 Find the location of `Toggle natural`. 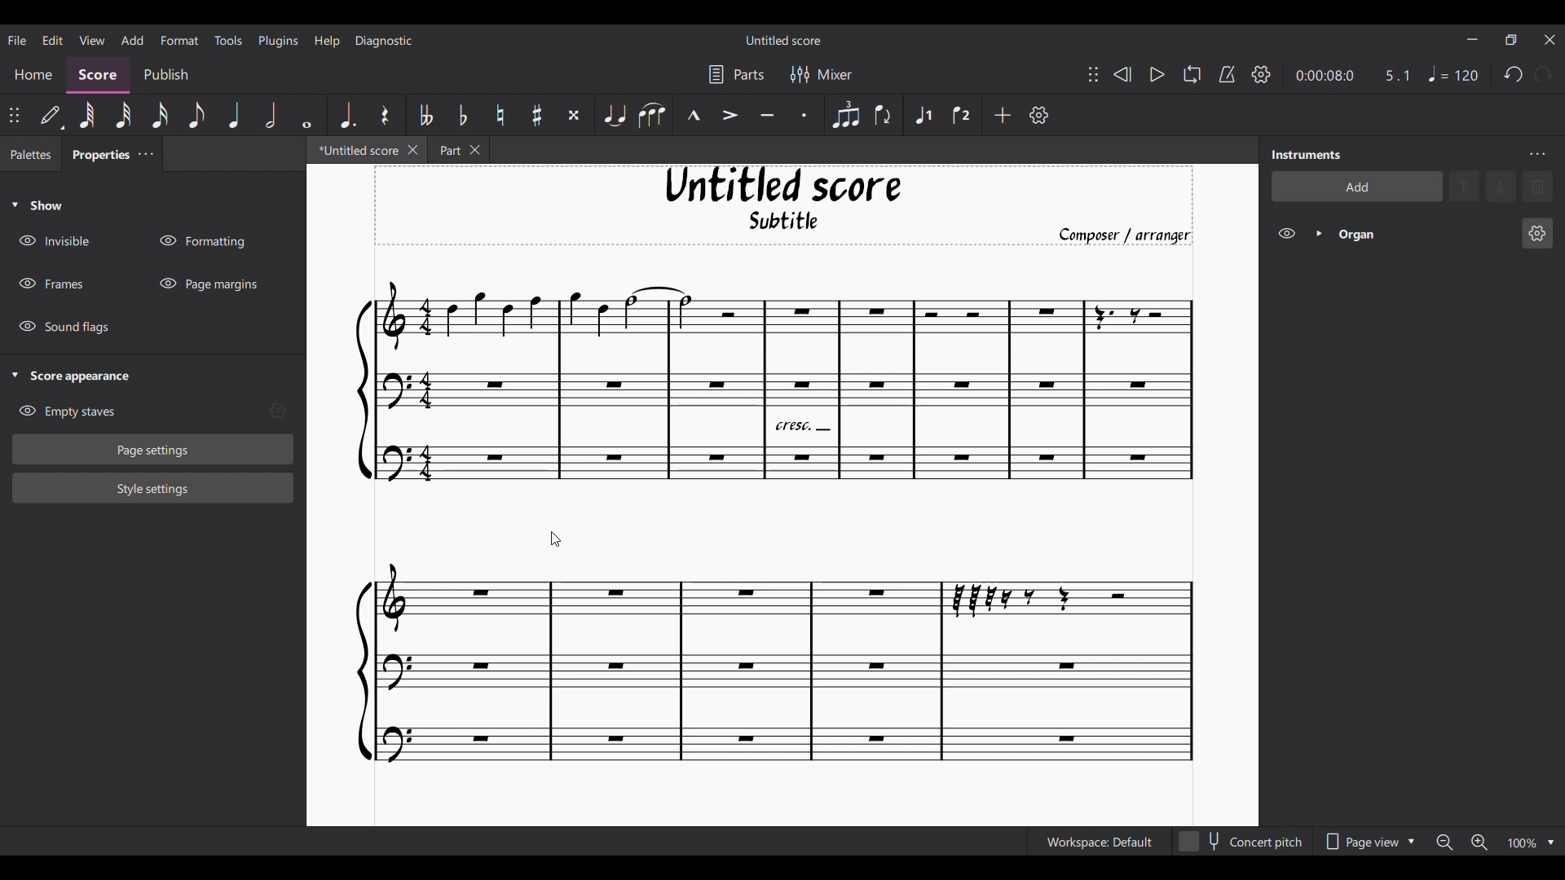

Toggle natural is located at coordinates (500, 115).